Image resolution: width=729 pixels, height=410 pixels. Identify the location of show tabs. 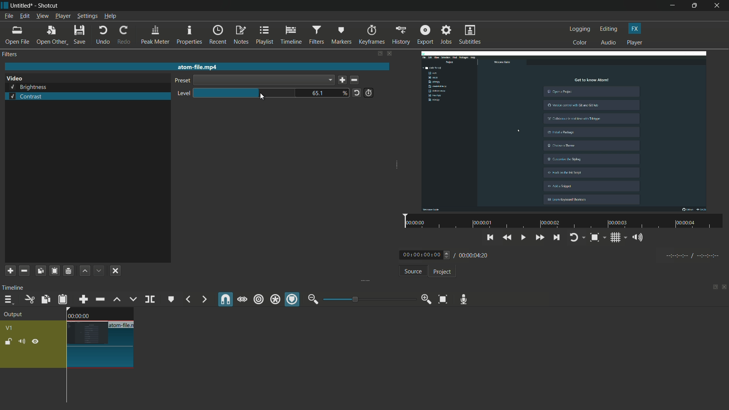
(379, 54).